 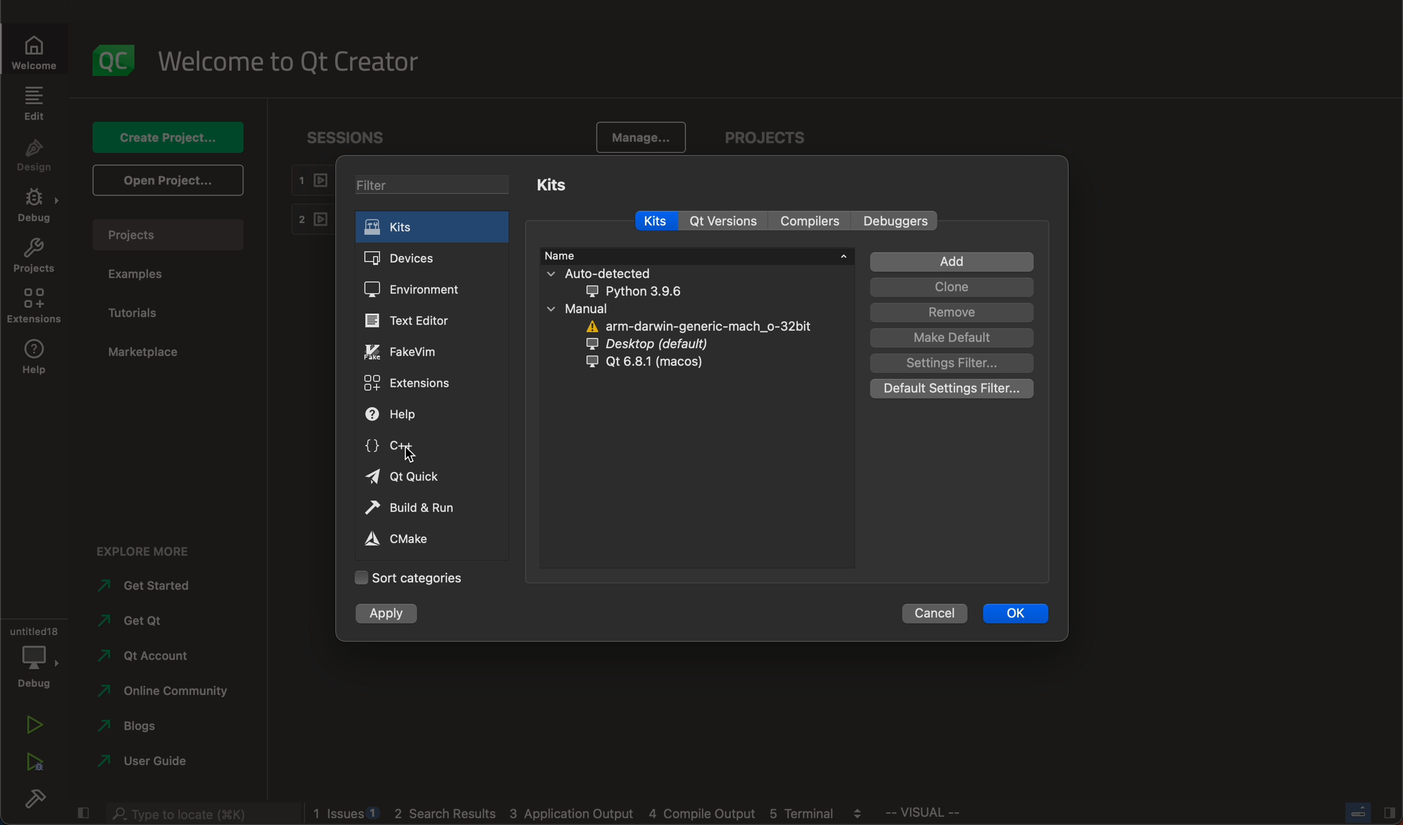 What do you see at coordinates (33, 726) in the screenshot?
I see `run` at bounding box center [33, 726].